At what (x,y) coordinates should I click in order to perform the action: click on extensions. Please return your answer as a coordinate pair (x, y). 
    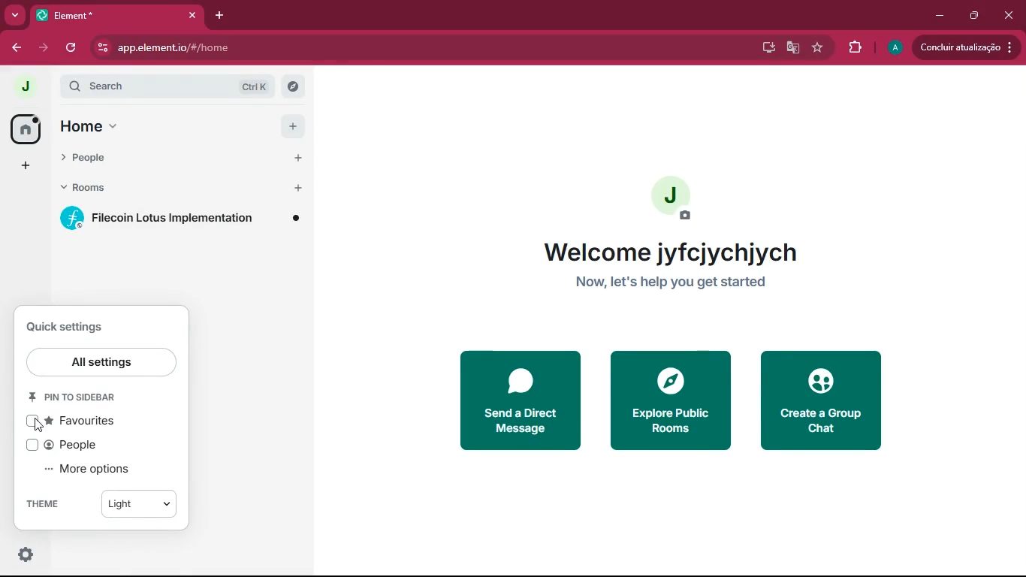
    Looking at the image, I should click on (853, 47).